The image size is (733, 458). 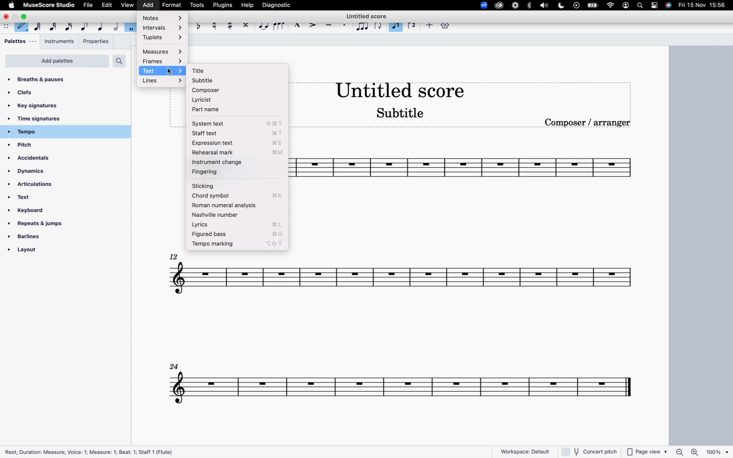 I want to click on voice 2, so click(x=396, y=24).